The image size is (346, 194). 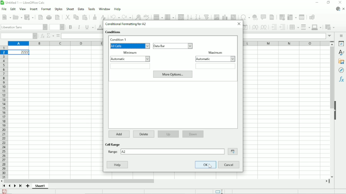 What do you see at coordinates (234, 17) in the screenshot?
I see `Insert or edit pivot table` at bounding box center [234, 17].